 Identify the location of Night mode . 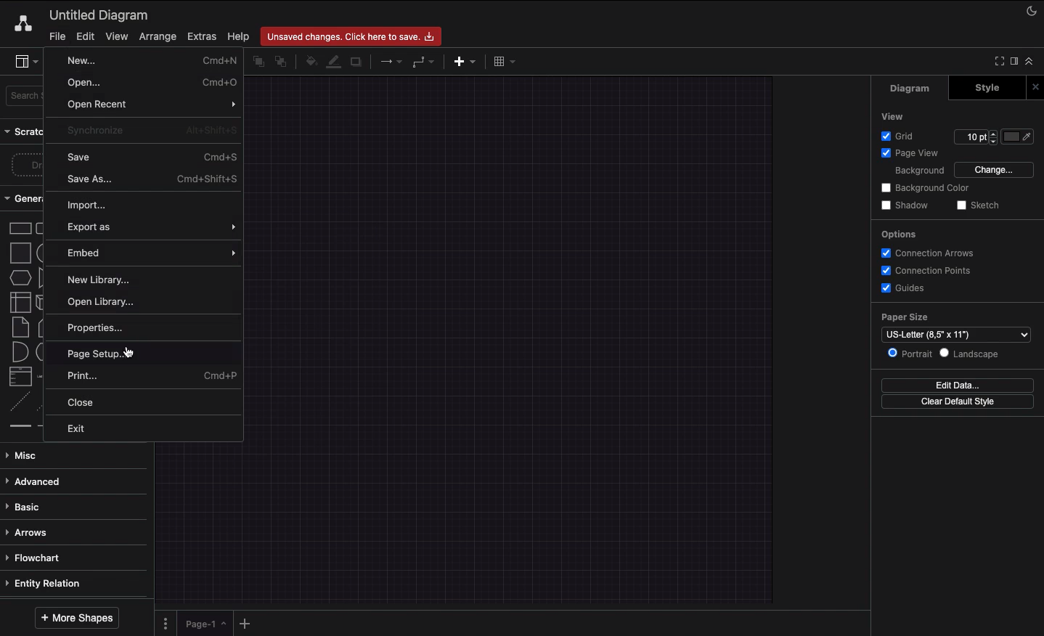
(1032, 9).